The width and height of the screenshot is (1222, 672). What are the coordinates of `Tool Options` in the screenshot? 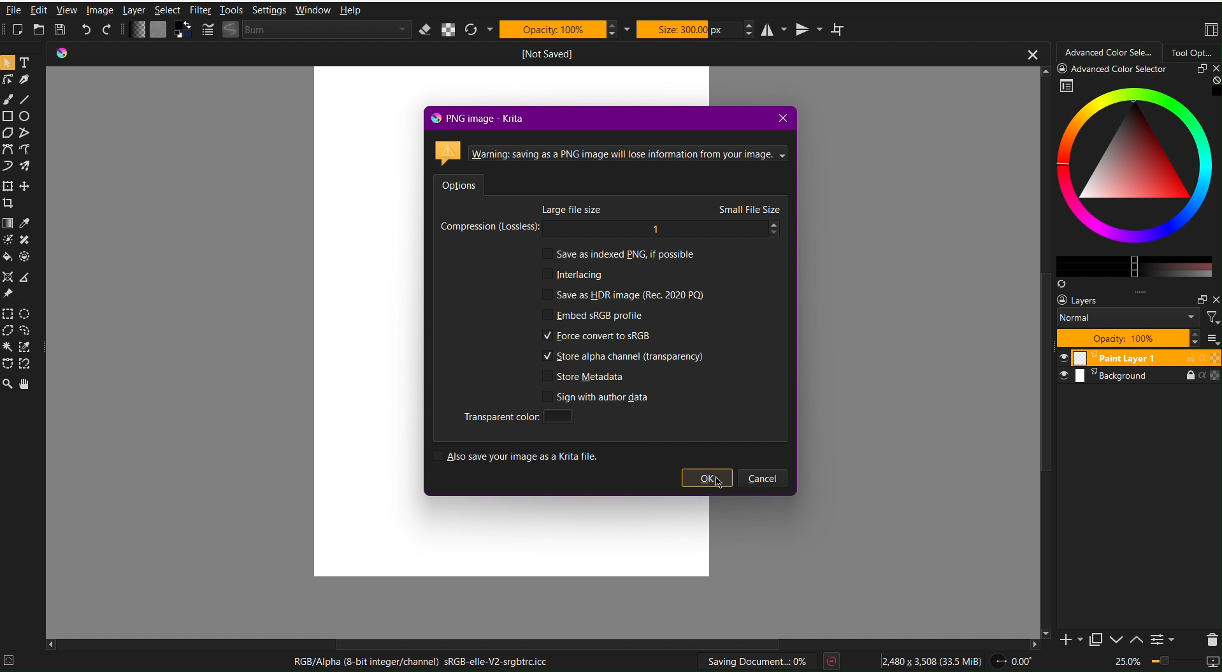 It's located at (1192, 52).